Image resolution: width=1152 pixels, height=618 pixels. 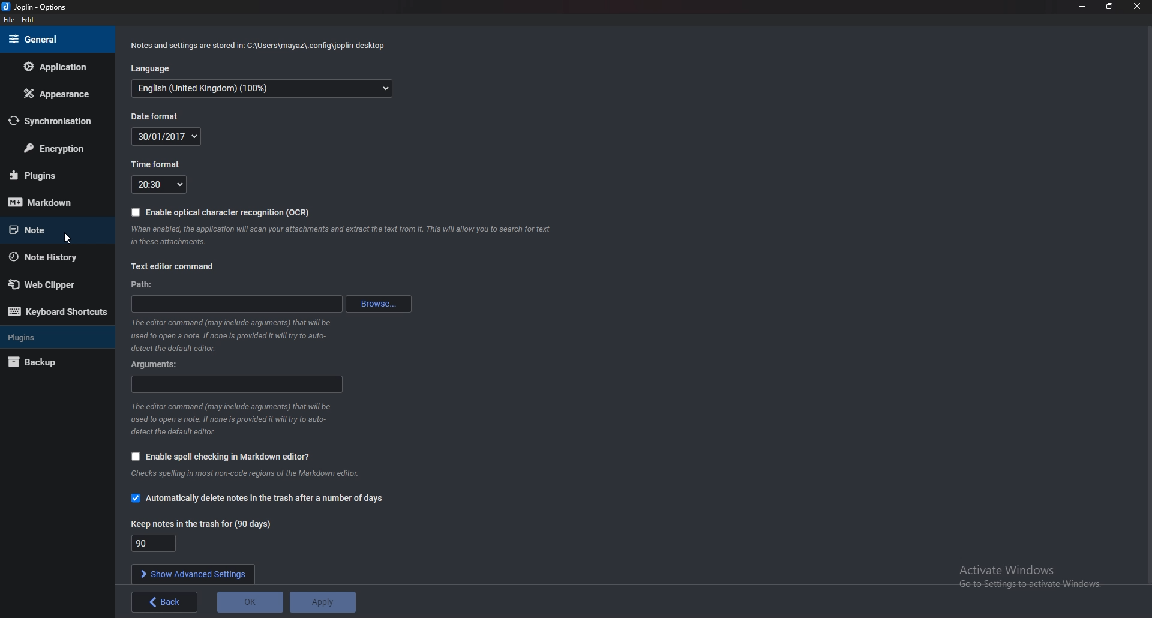 I want to click on Plugins, so click(x=53, y=175).